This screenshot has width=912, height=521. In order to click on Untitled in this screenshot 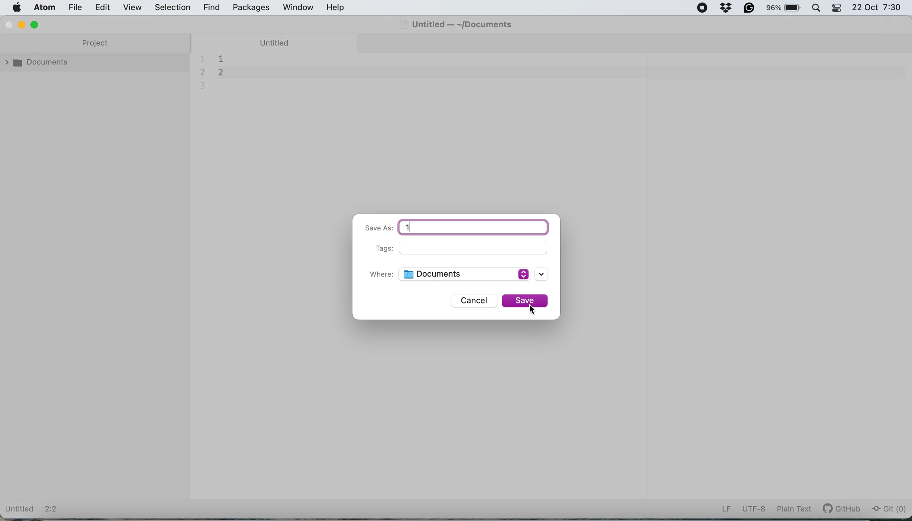, I will do `click(20, 510)`.